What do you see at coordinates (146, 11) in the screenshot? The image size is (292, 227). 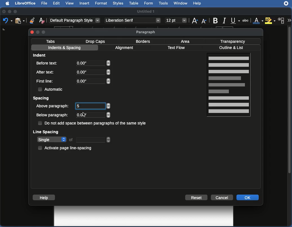 I see `Untitled 1` at bounding box center [146, 11].